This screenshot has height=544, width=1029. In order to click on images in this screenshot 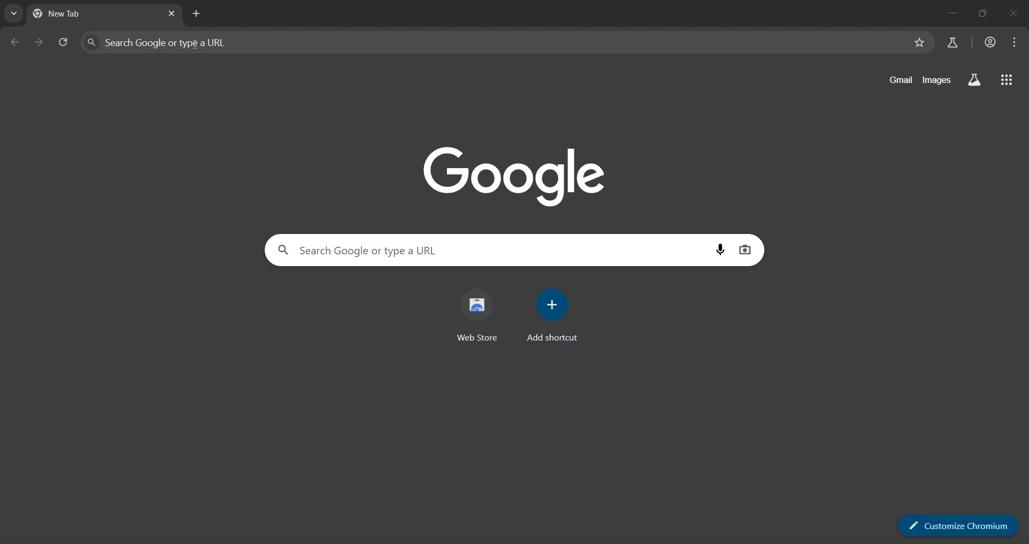, I will do `click(939, 81)`.